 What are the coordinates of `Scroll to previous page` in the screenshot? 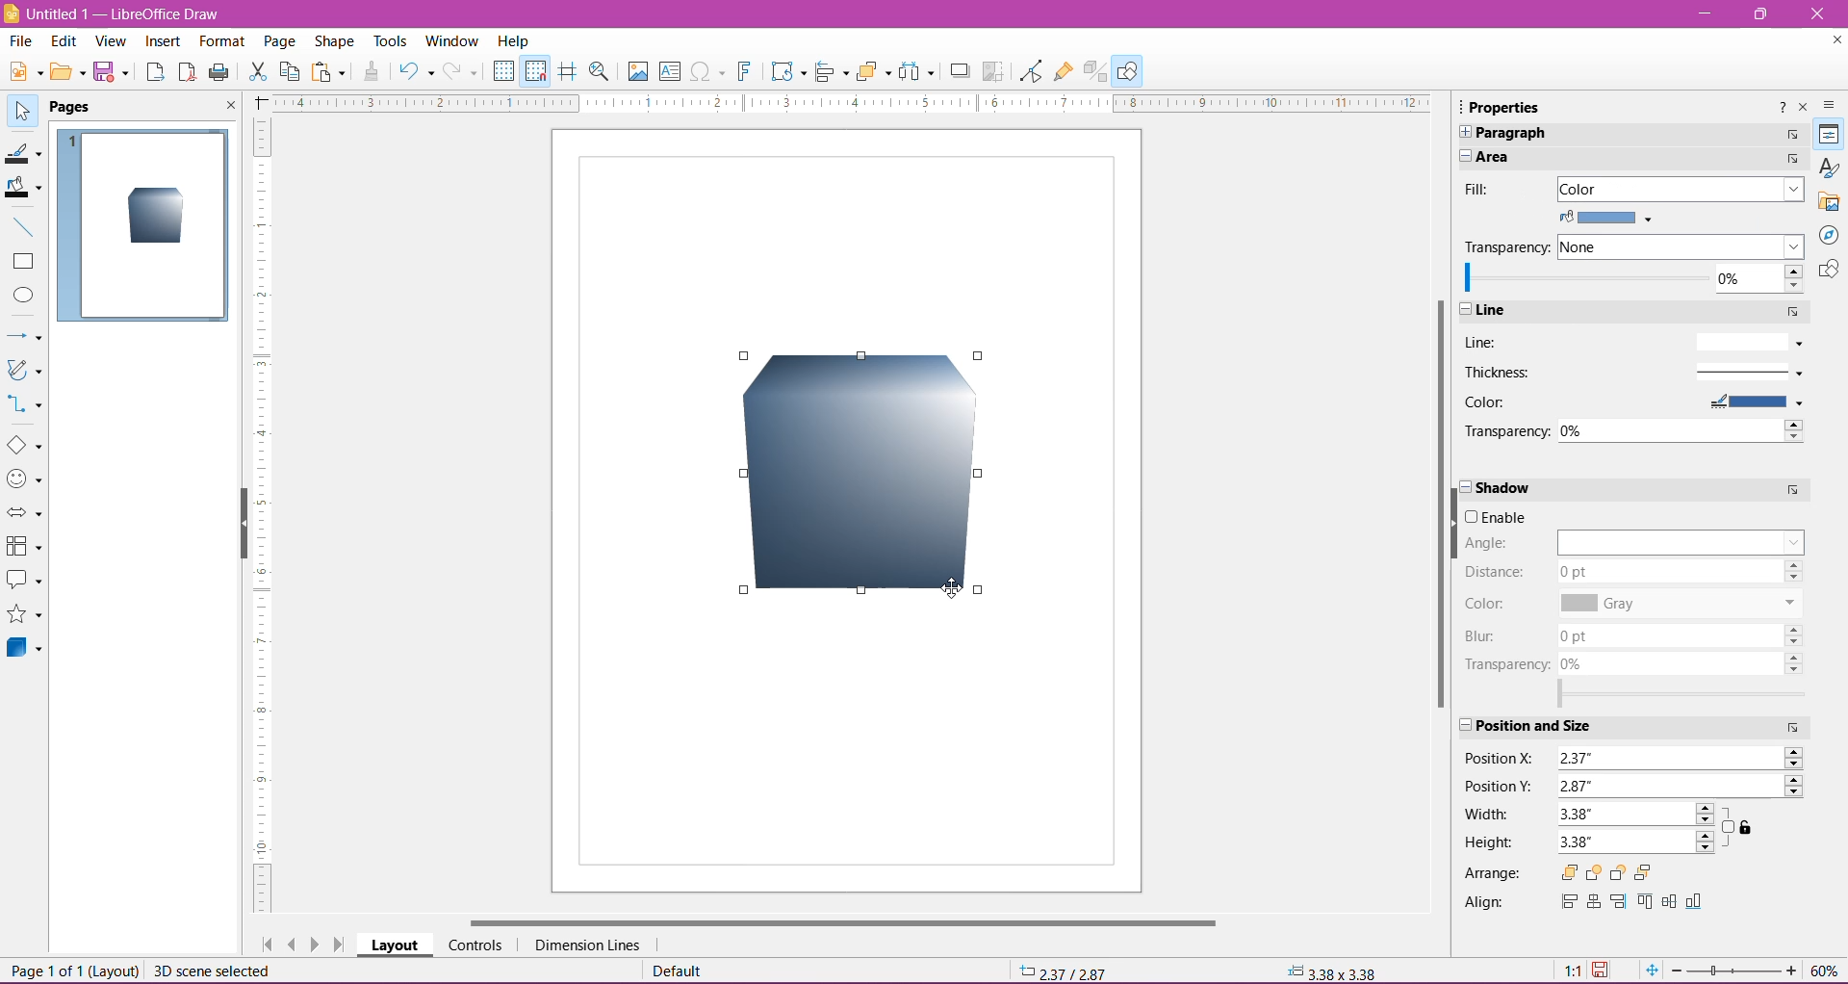 It's located at (292, 944).